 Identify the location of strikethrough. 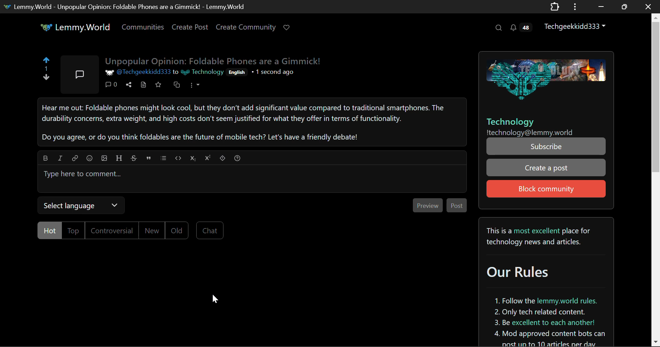
(134, 157).